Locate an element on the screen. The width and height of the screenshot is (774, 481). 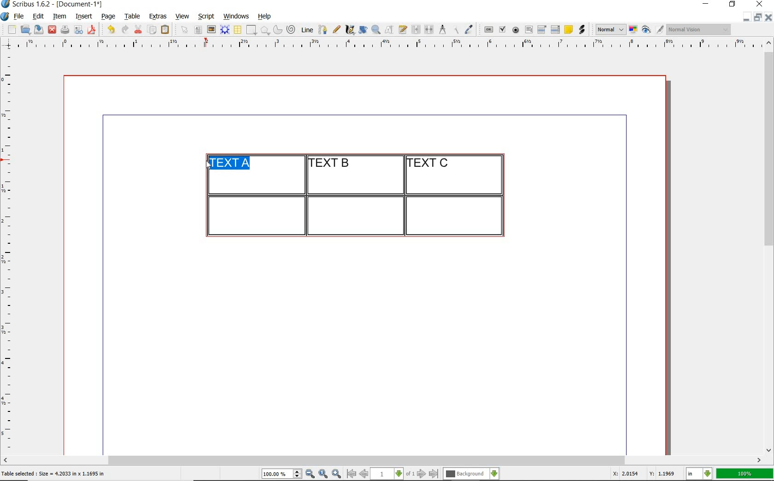
X: 2.0154 Y: 1.1969 is located at coordinates (645, 474).